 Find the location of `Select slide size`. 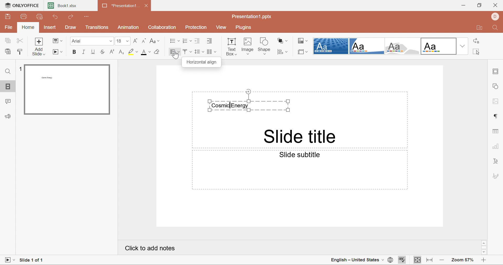

Select slide size is located at coordinates (302, 52).